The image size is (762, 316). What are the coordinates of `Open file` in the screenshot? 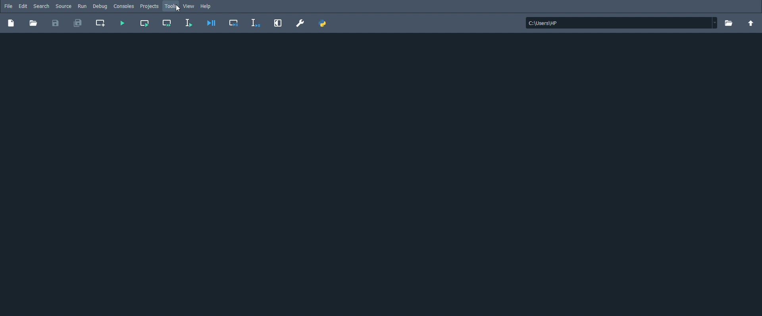 It's located at (33, 23).